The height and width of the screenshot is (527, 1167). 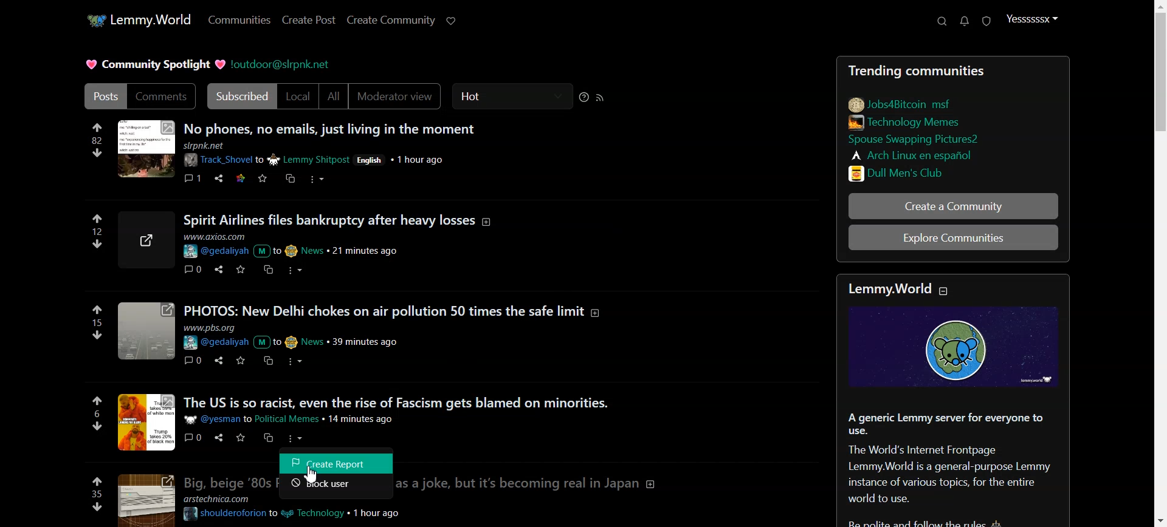 I want to click on save, so click(x=239, y=269).